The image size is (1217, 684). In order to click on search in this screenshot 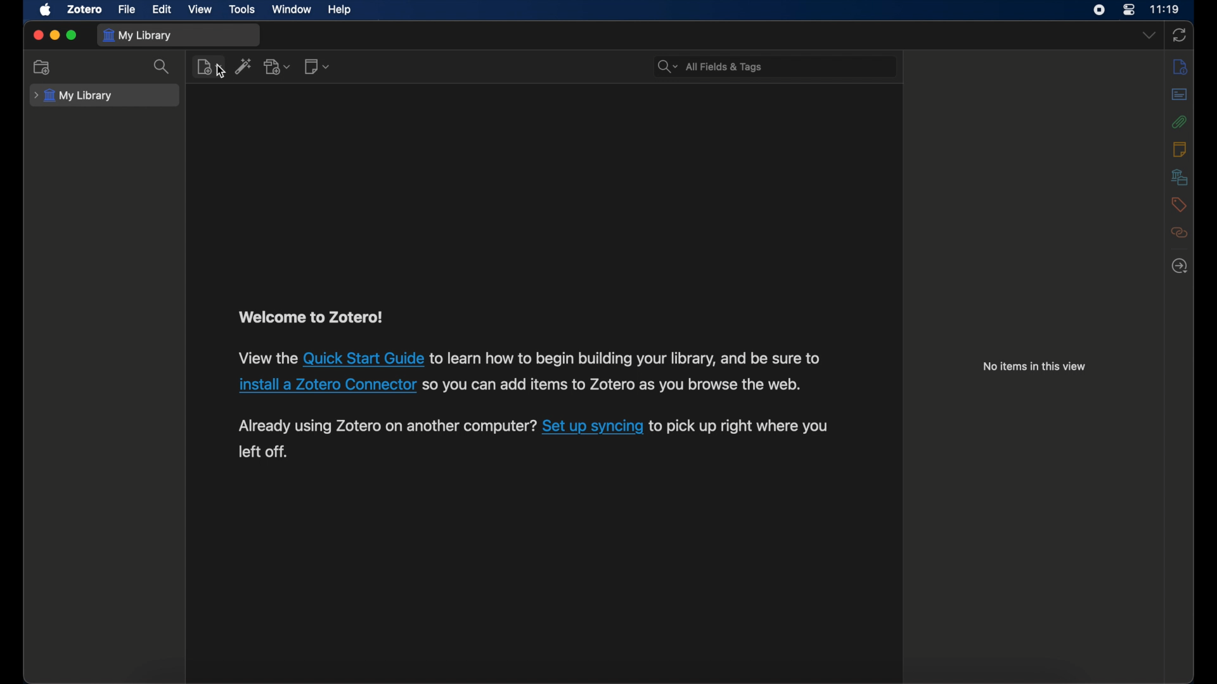, I will do `click(709, 67)`.